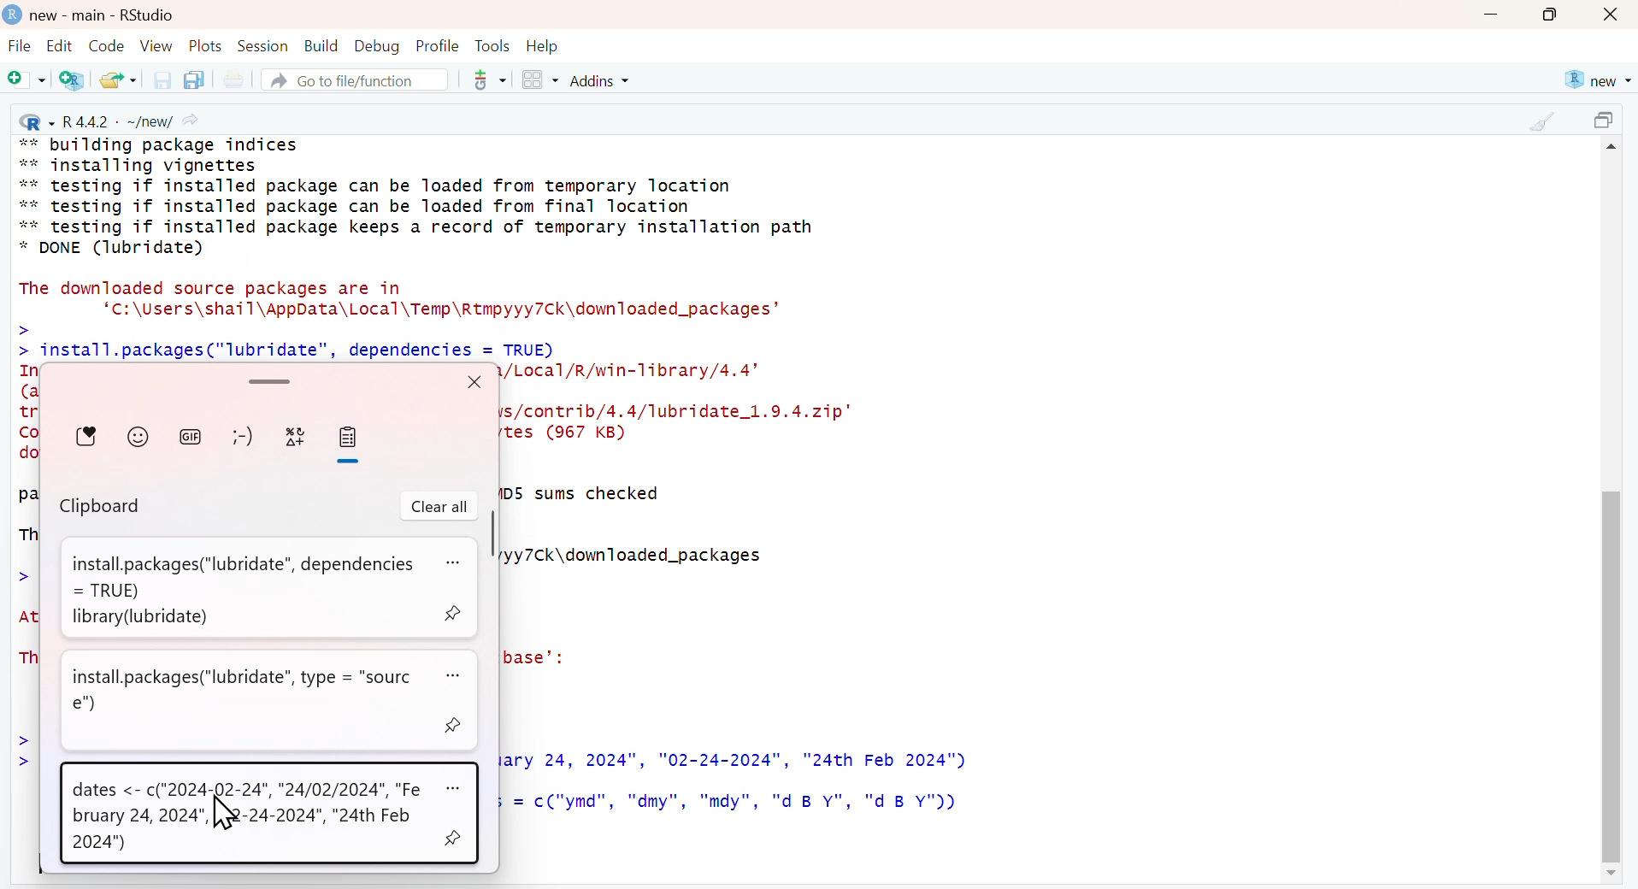  Describe the element at coordinates (454, 835) in the screenshot. I see `pin` at that location.